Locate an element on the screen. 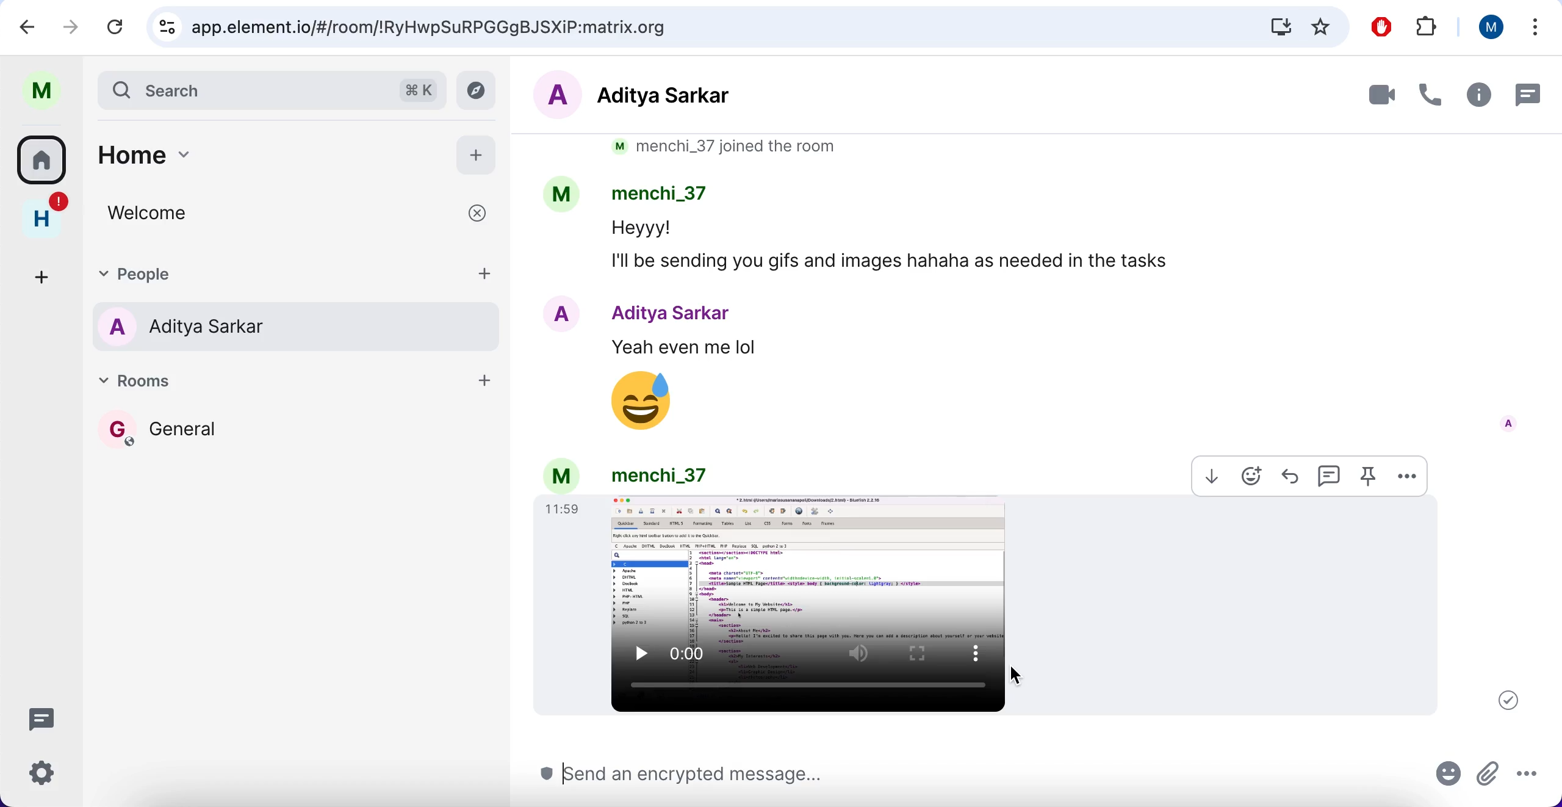 Image resolution: width=1562 pixels, height=807 pixels. emoji is located at coordinates (1251, 476).